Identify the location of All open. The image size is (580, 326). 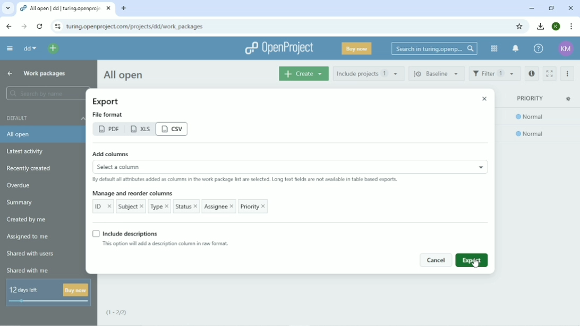
(125, 75).